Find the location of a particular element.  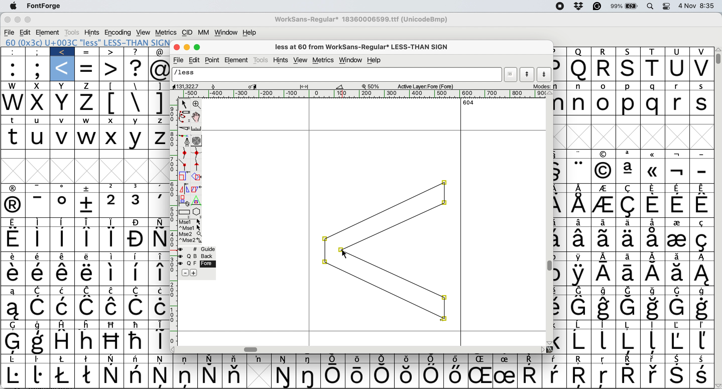

show current word list is located at coordinates (512, 74).